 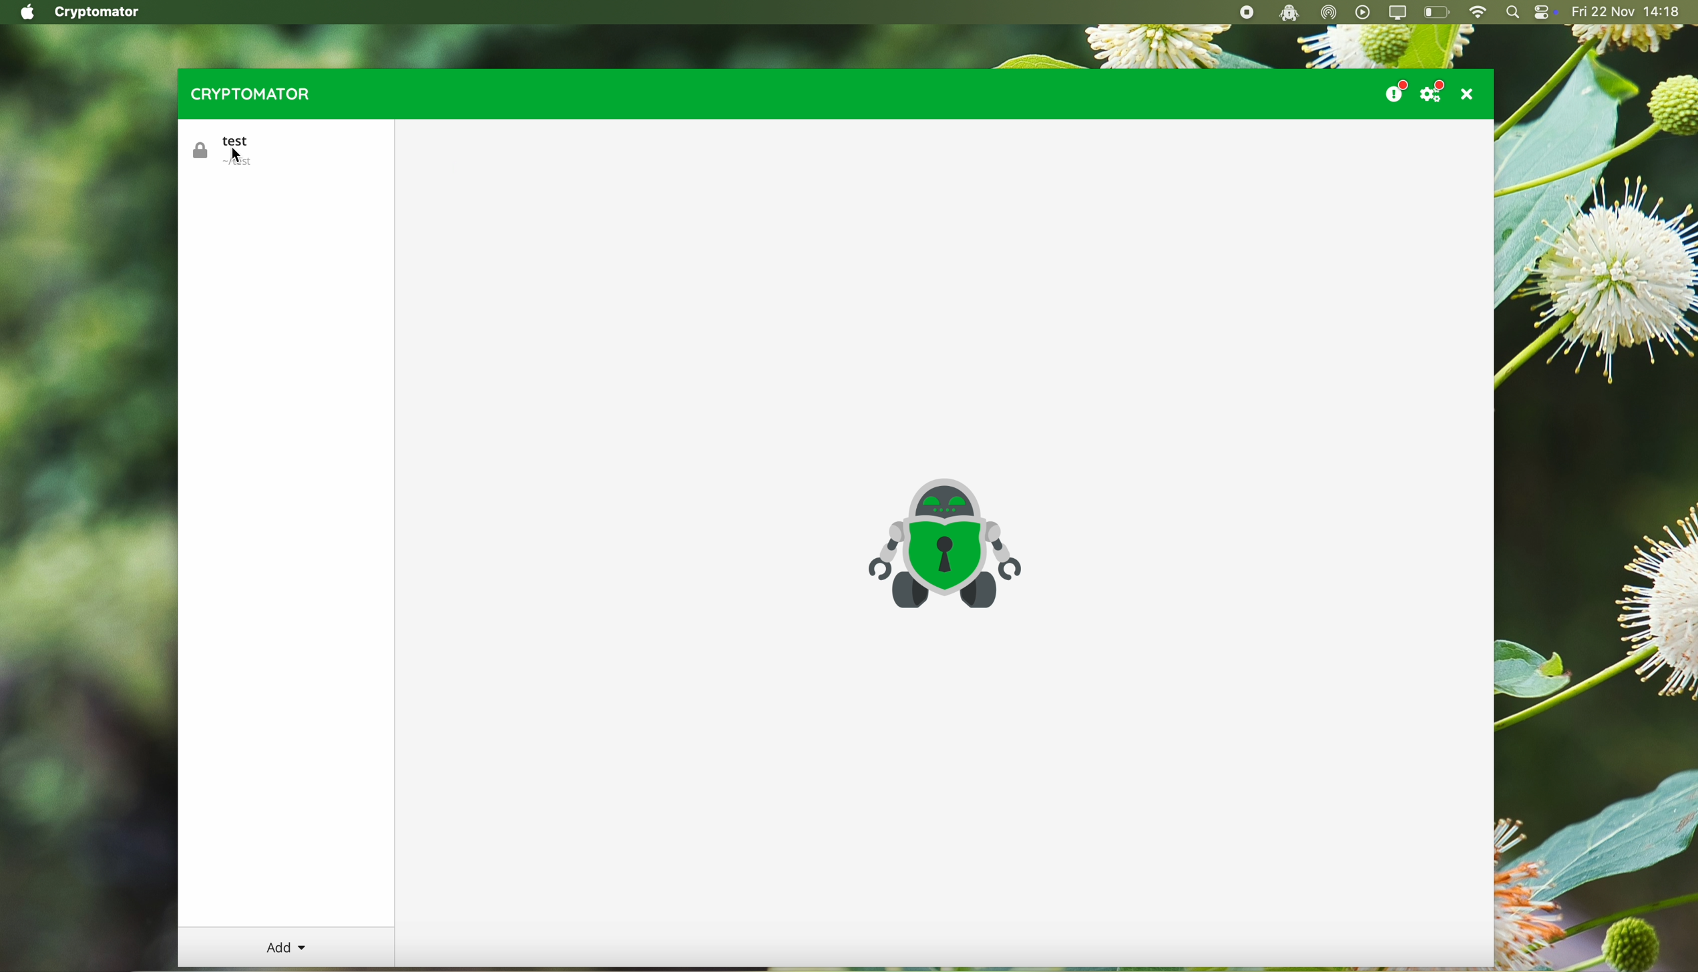 What do you see at coordinates (1400, 13) in the screenshot?
I see `screen` at bounding box center [1400, 13].